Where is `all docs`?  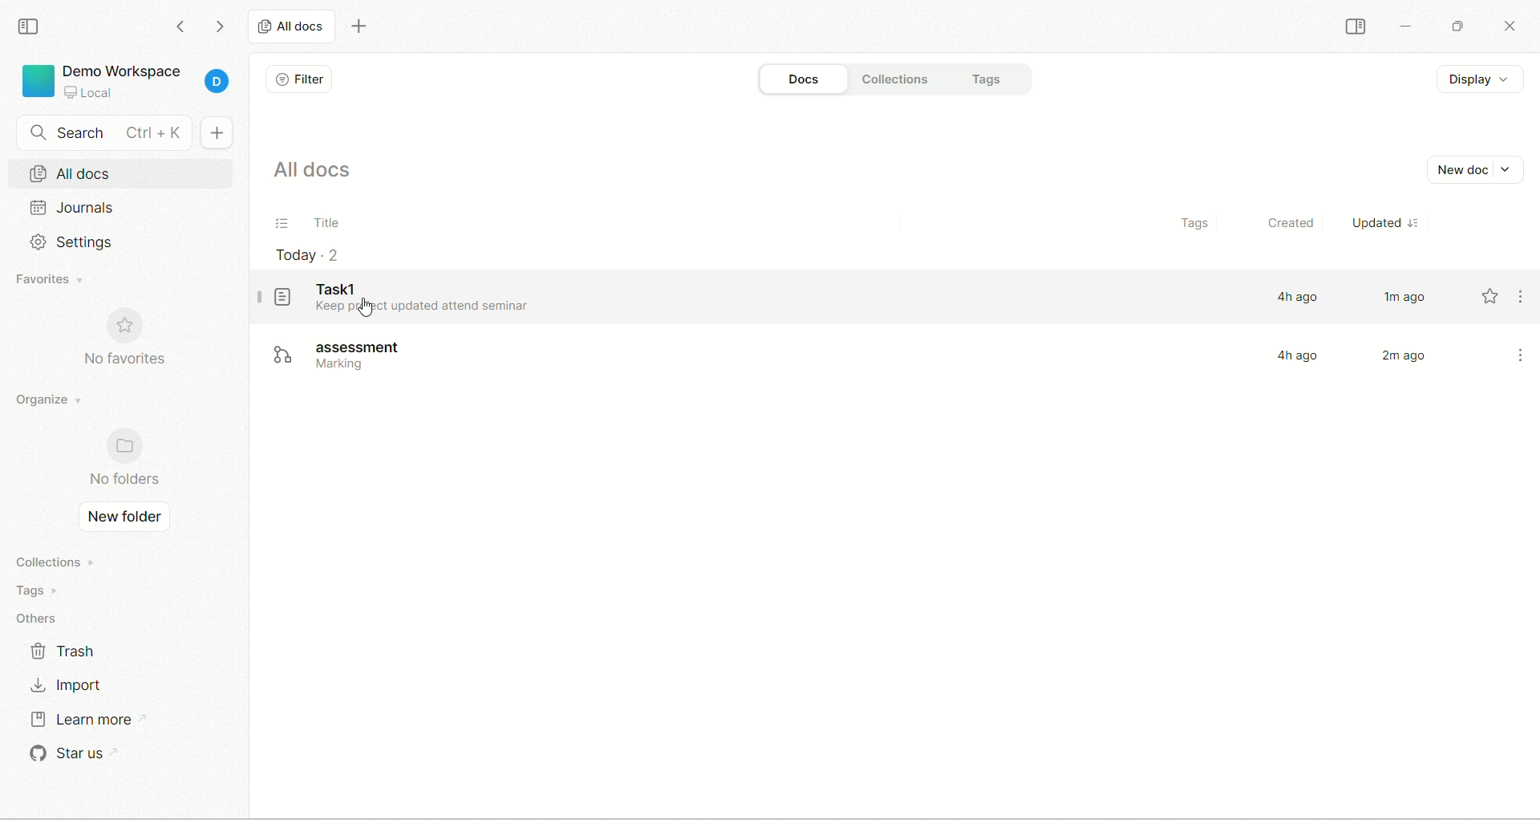 all docs is located at coordinates (290, 28).